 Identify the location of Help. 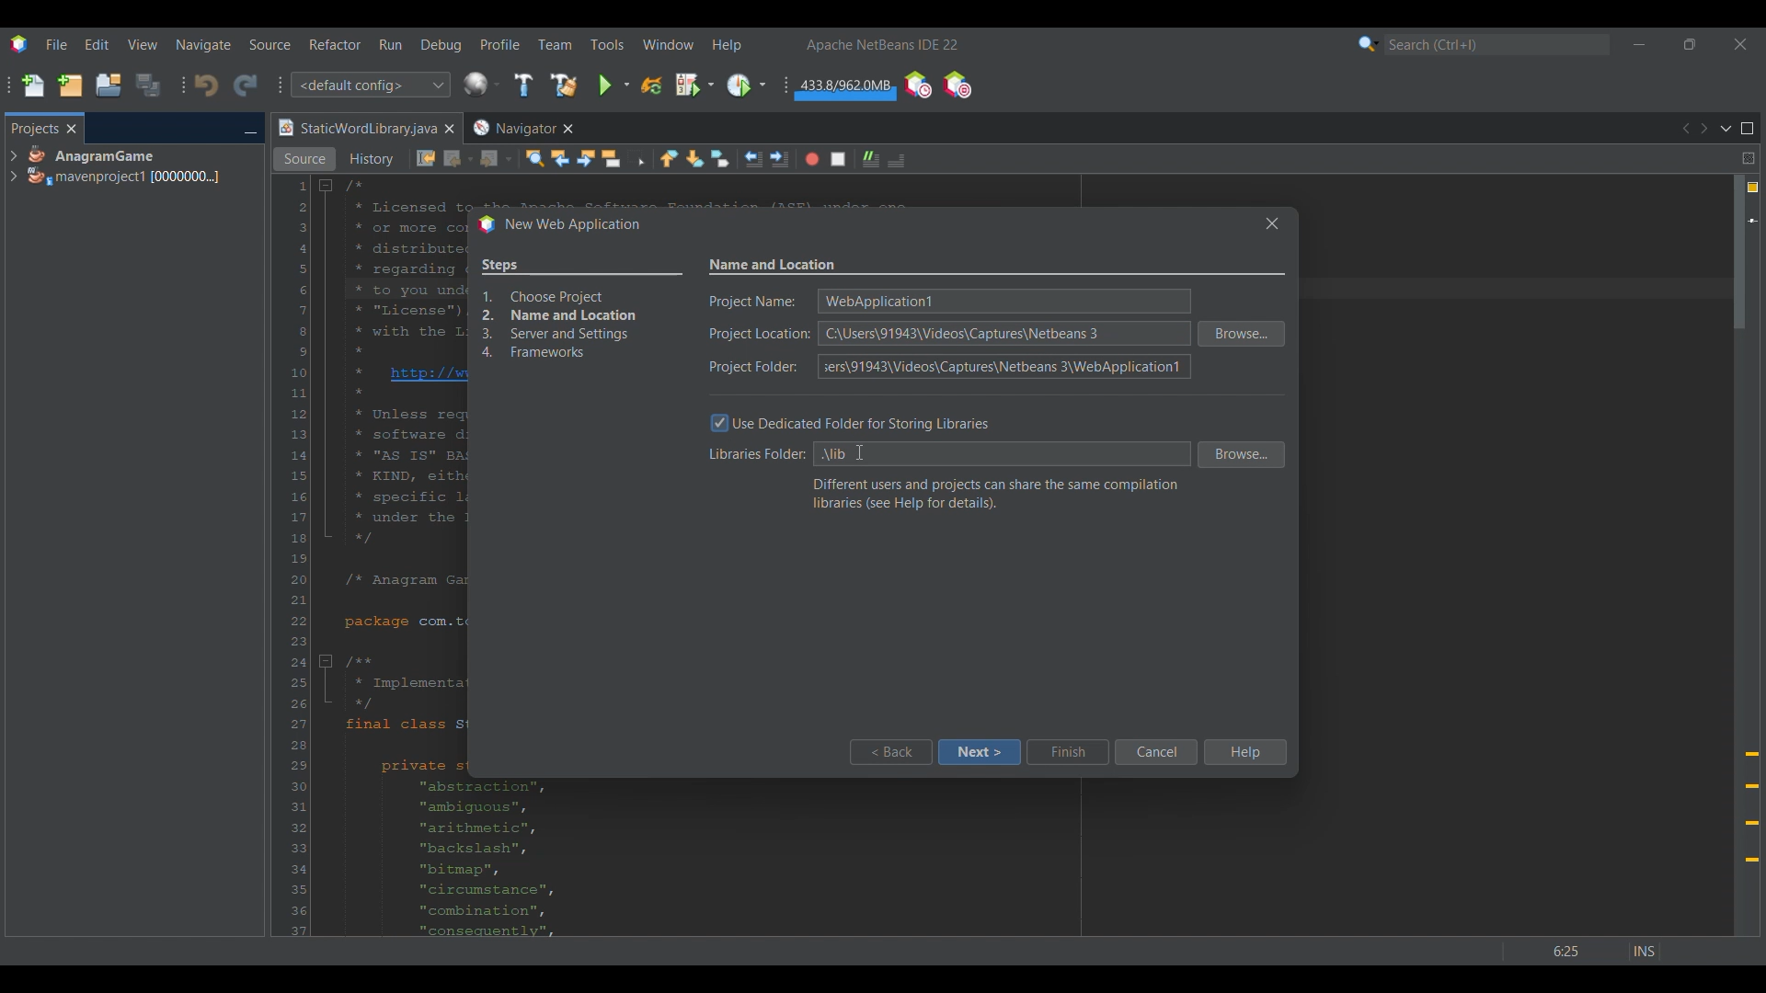
(1244, 752).